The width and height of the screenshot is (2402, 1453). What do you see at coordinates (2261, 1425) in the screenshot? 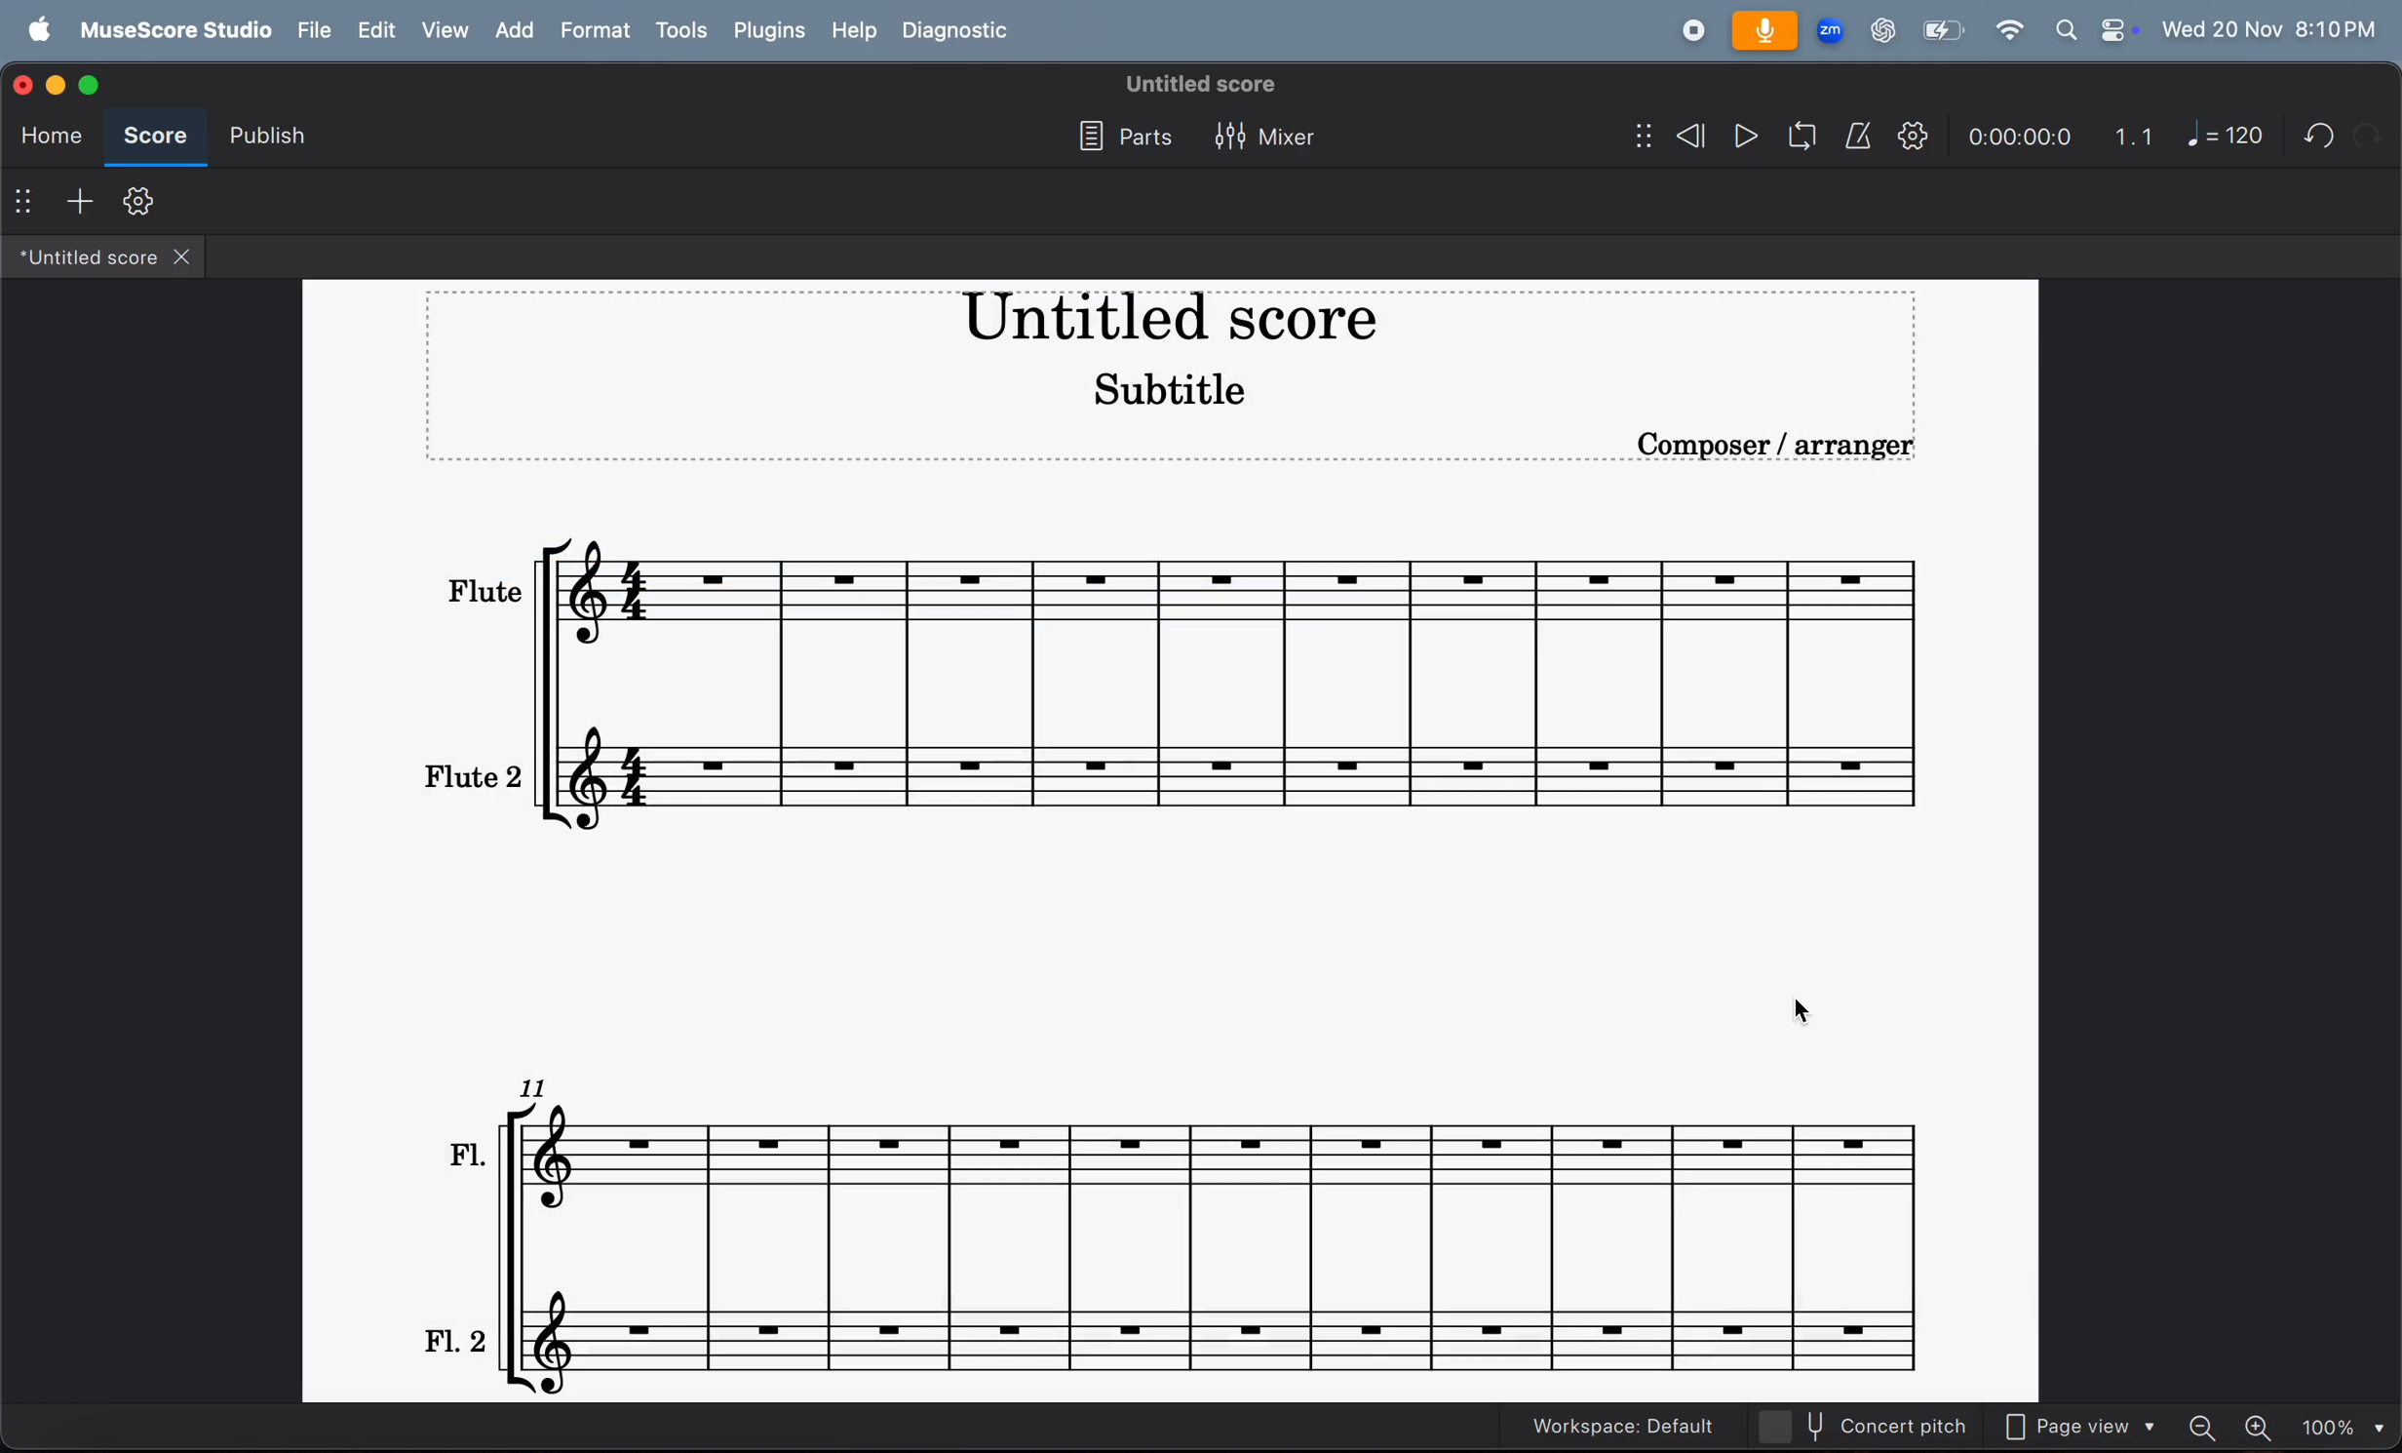
I see `zoom in` at bounding box center [2261, 1425].